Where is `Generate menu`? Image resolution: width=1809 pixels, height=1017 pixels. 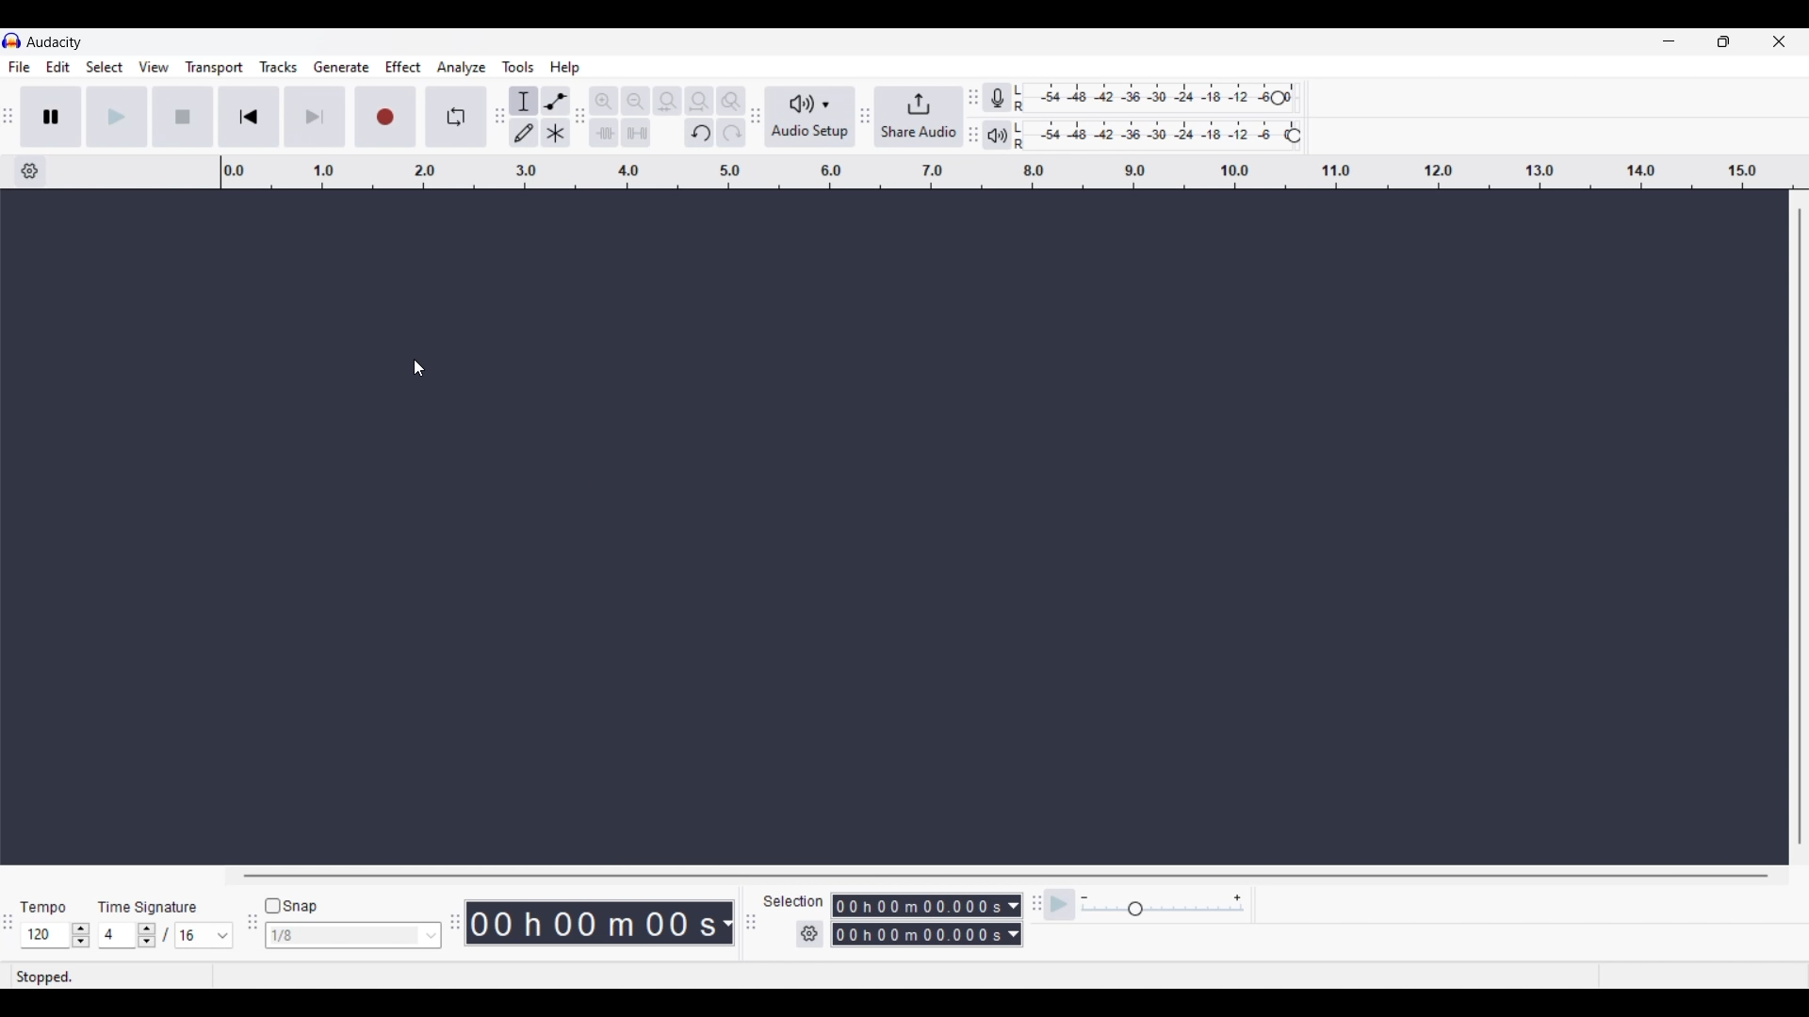
Generate menu is located at coordinates (341, 67).